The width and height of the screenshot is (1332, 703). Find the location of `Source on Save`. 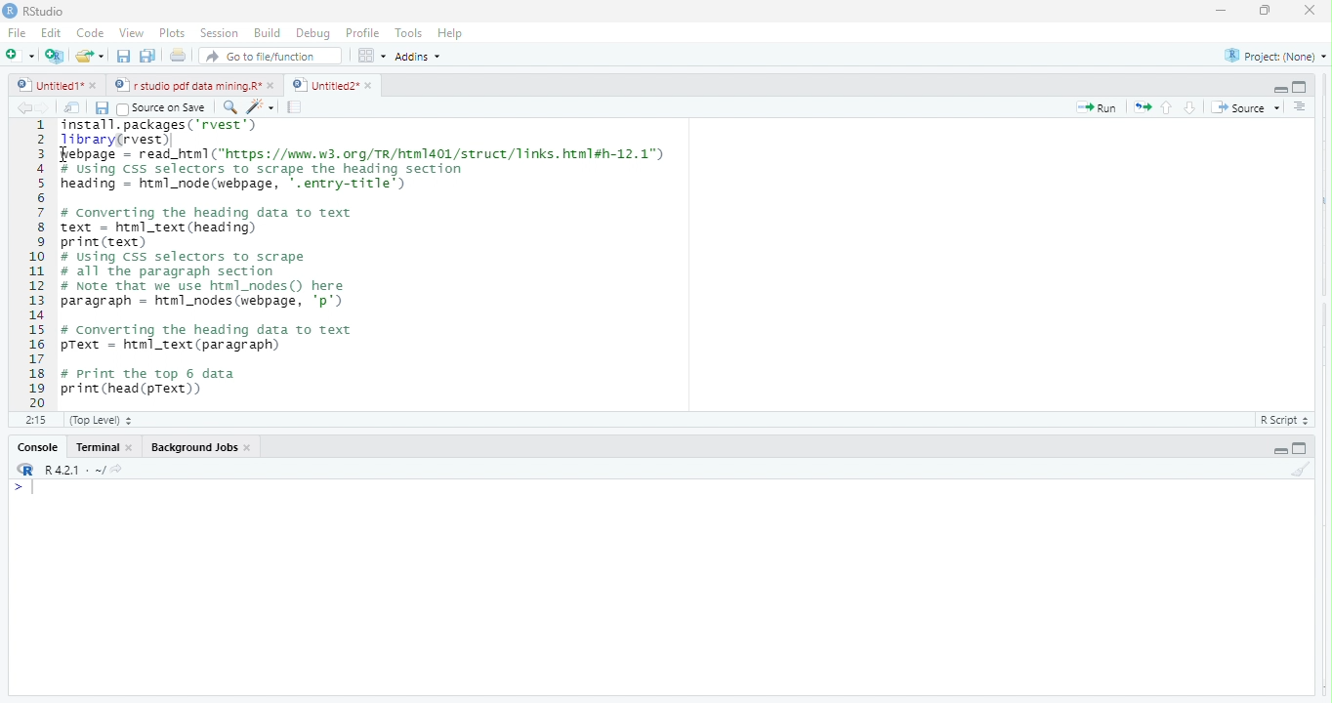

Source on Save is located at coordinates (164, 108).